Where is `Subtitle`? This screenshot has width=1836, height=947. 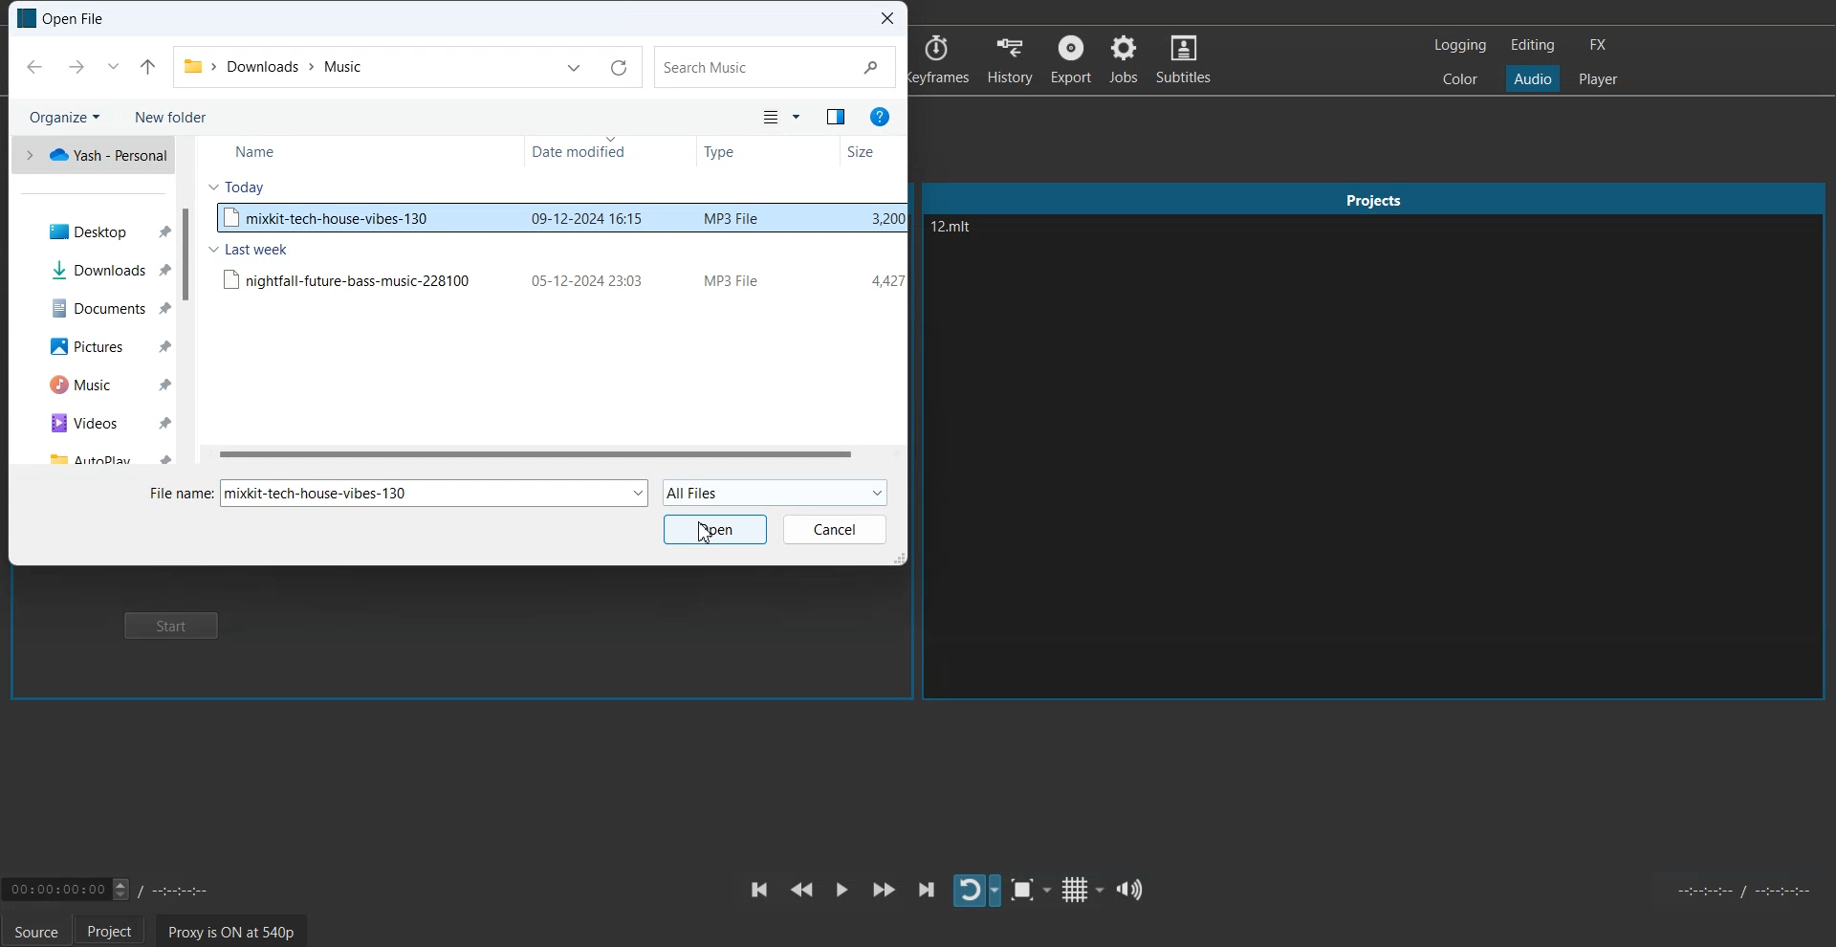
Subtitle is located at coordinates (1185, 58).